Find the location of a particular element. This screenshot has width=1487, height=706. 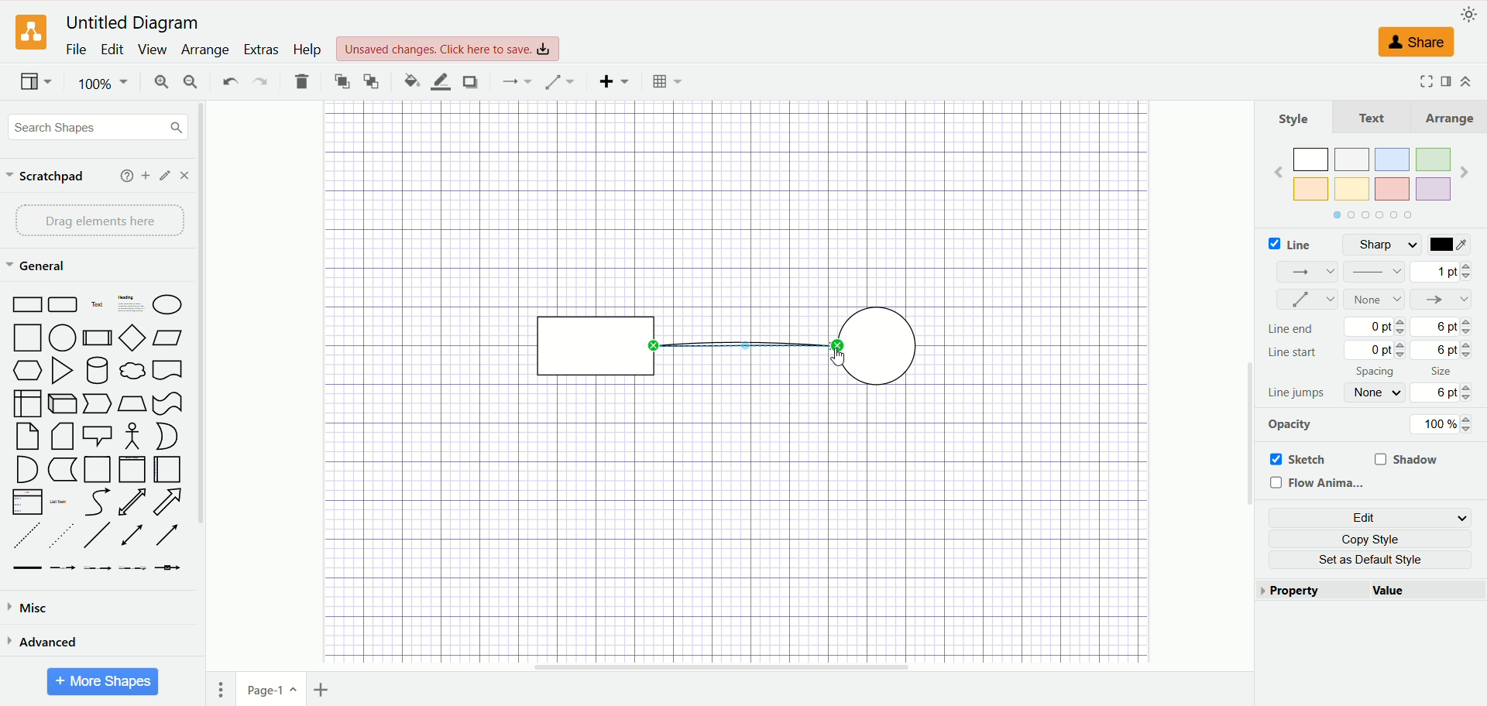

Vertical Page is located at coordinates (133, 469).